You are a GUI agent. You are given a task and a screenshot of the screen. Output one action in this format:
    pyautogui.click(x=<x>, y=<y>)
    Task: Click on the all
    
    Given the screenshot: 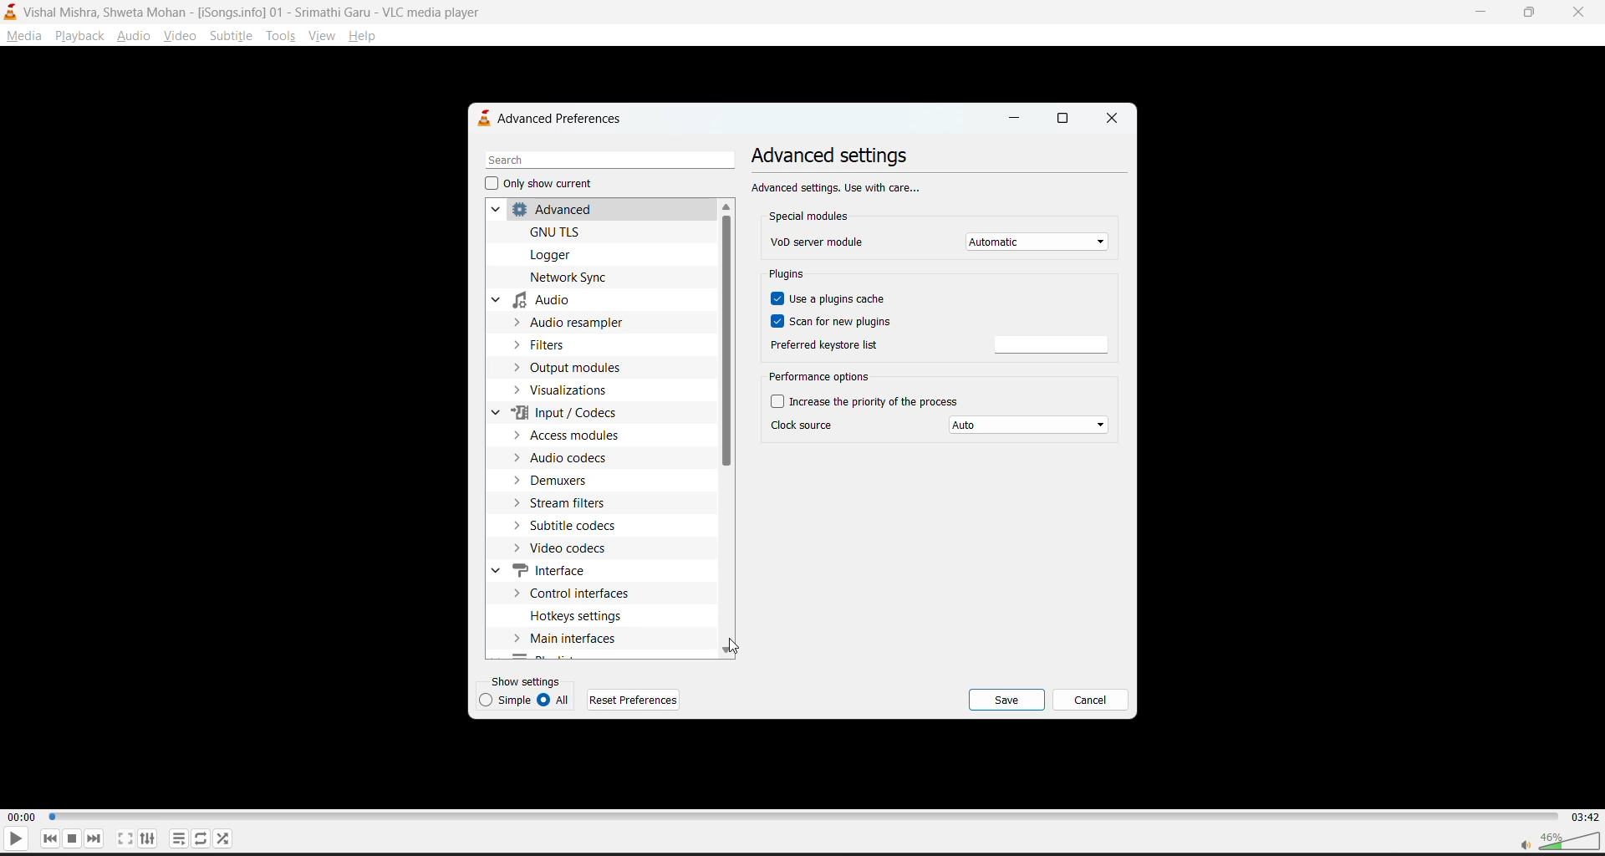 What is the action you would take?
    pyautogui.click(x=556, y=701)
    